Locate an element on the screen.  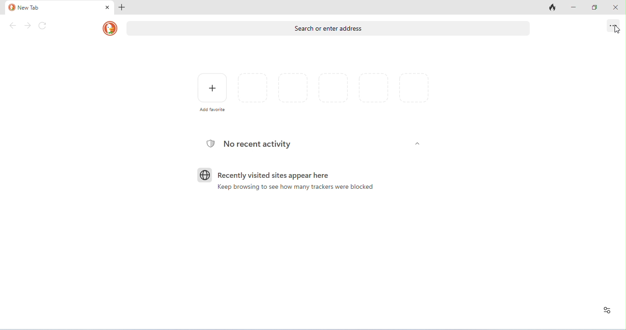
search or enter address is located at coordinates (329, 28).